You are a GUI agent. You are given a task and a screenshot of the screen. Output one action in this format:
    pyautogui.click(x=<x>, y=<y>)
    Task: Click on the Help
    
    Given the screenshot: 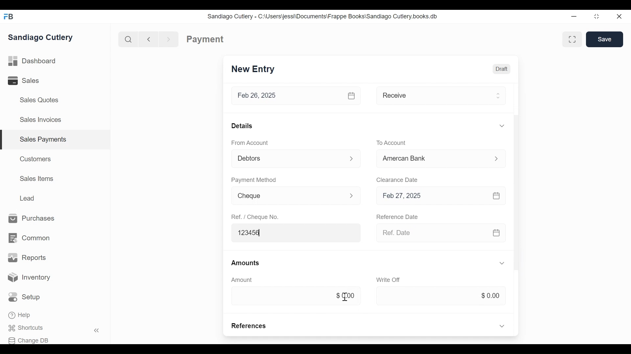 What is the action you would take?
    pyautogui.click(x=20, y=316)
    